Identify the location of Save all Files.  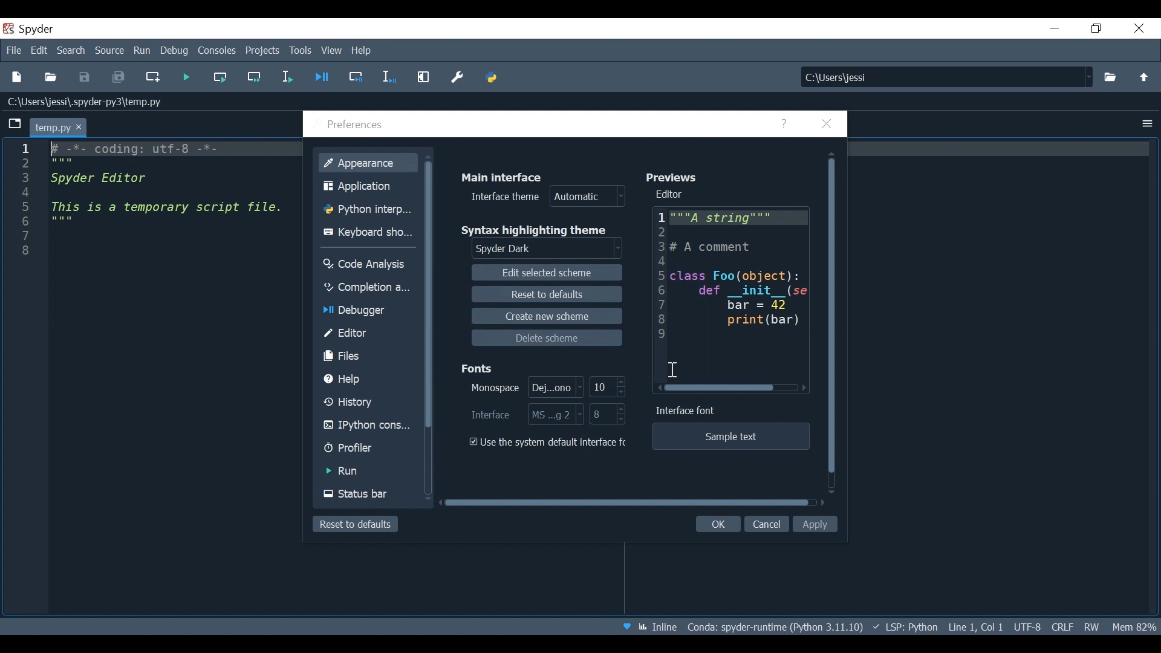
(119, 77).